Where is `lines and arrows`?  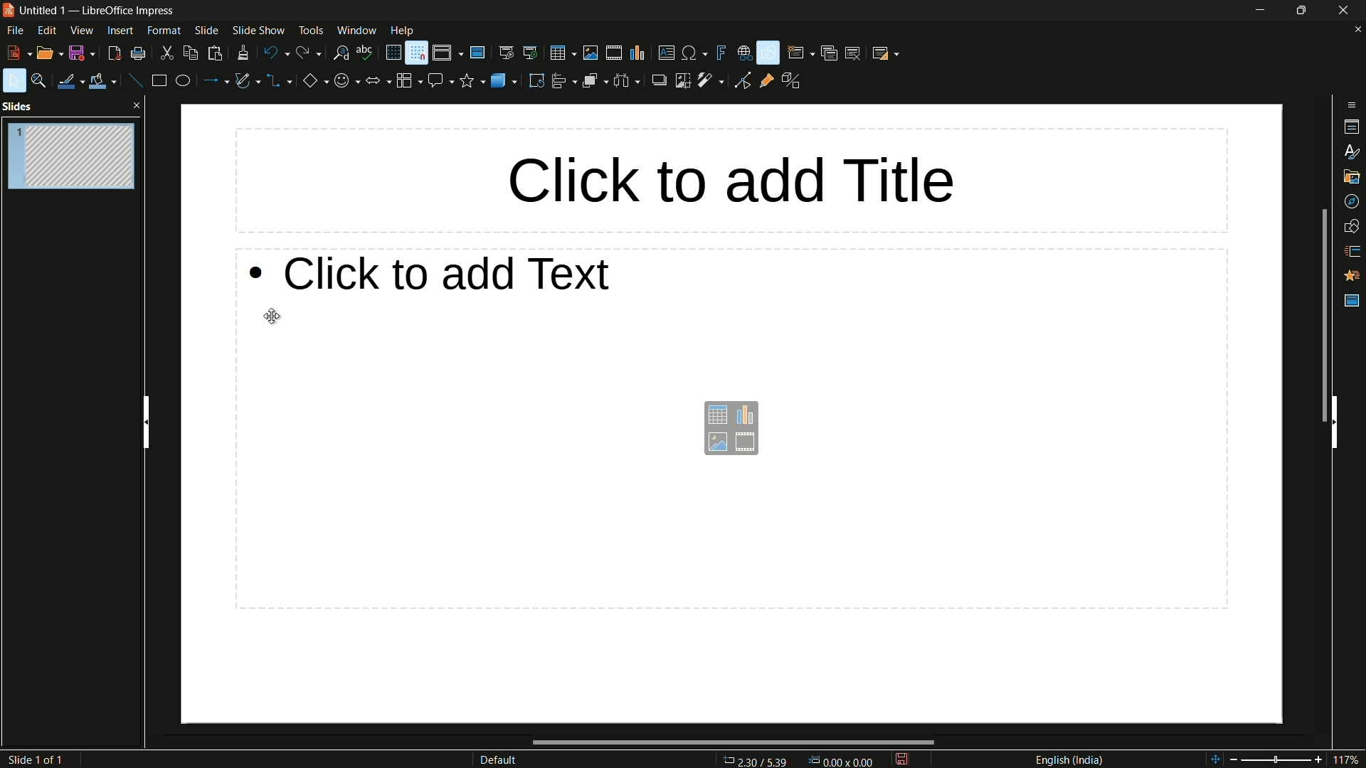
lines and arrows is located at coordinates (217, 82).